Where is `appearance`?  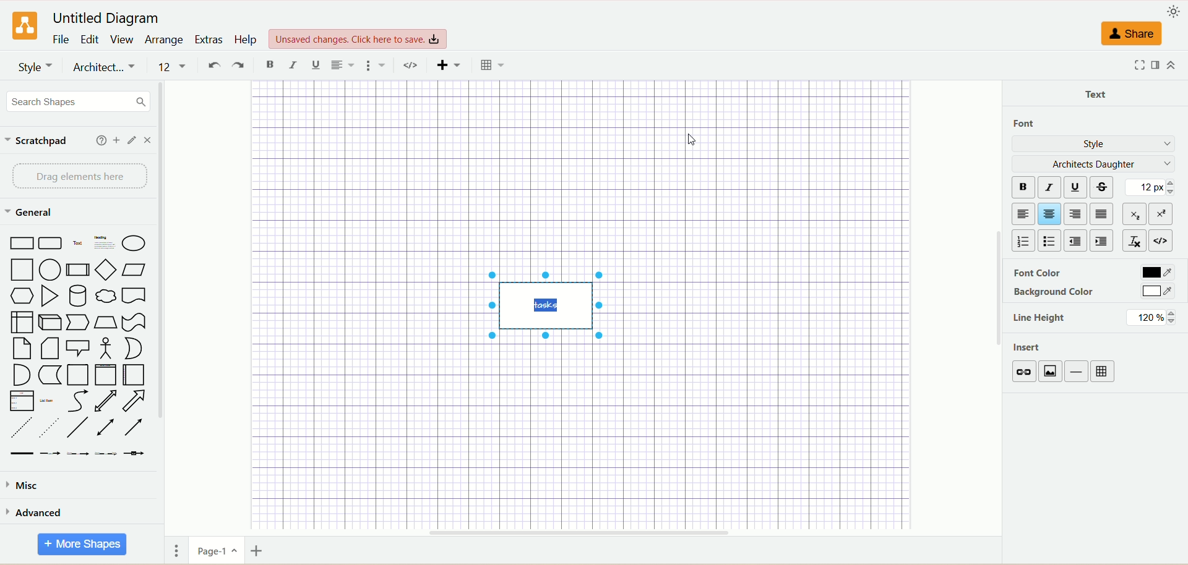
appearance is located at coordinates (1173, 12).